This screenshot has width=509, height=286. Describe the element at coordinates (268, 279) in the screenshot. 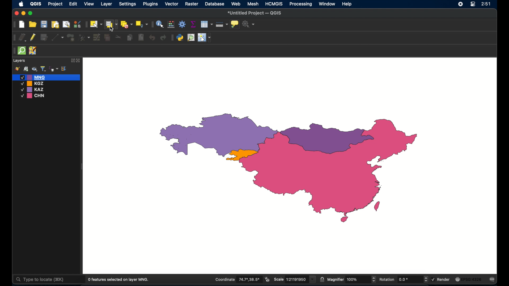

I see `toggle extents and mouse display position` at that location.